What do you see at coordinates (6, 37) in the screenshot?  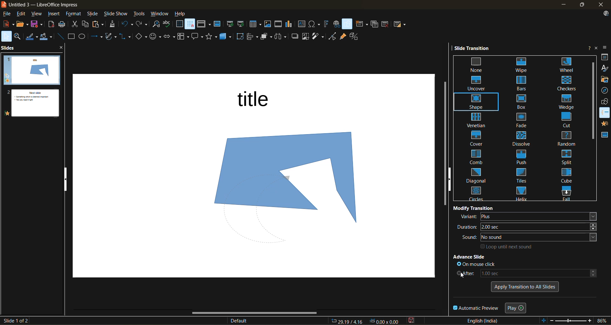 I see `select` at bounding box center [6, 37].